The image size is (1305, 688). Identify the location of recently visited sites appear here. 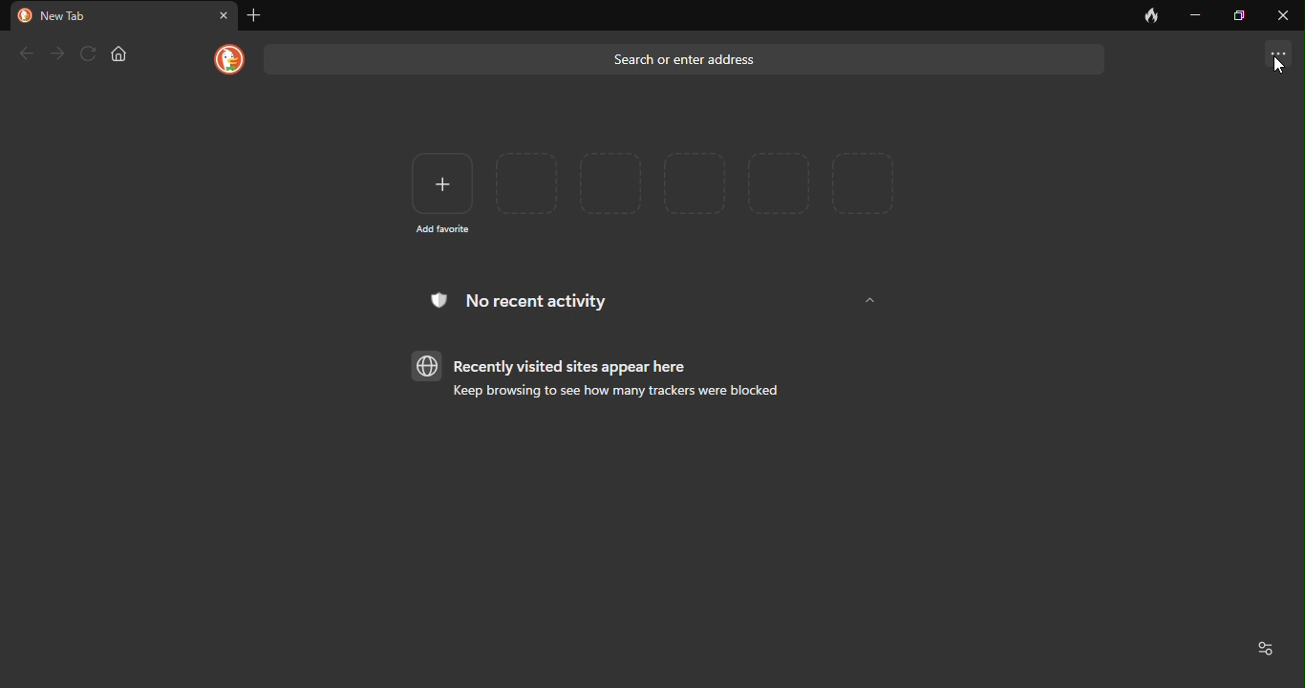
(559, 365).